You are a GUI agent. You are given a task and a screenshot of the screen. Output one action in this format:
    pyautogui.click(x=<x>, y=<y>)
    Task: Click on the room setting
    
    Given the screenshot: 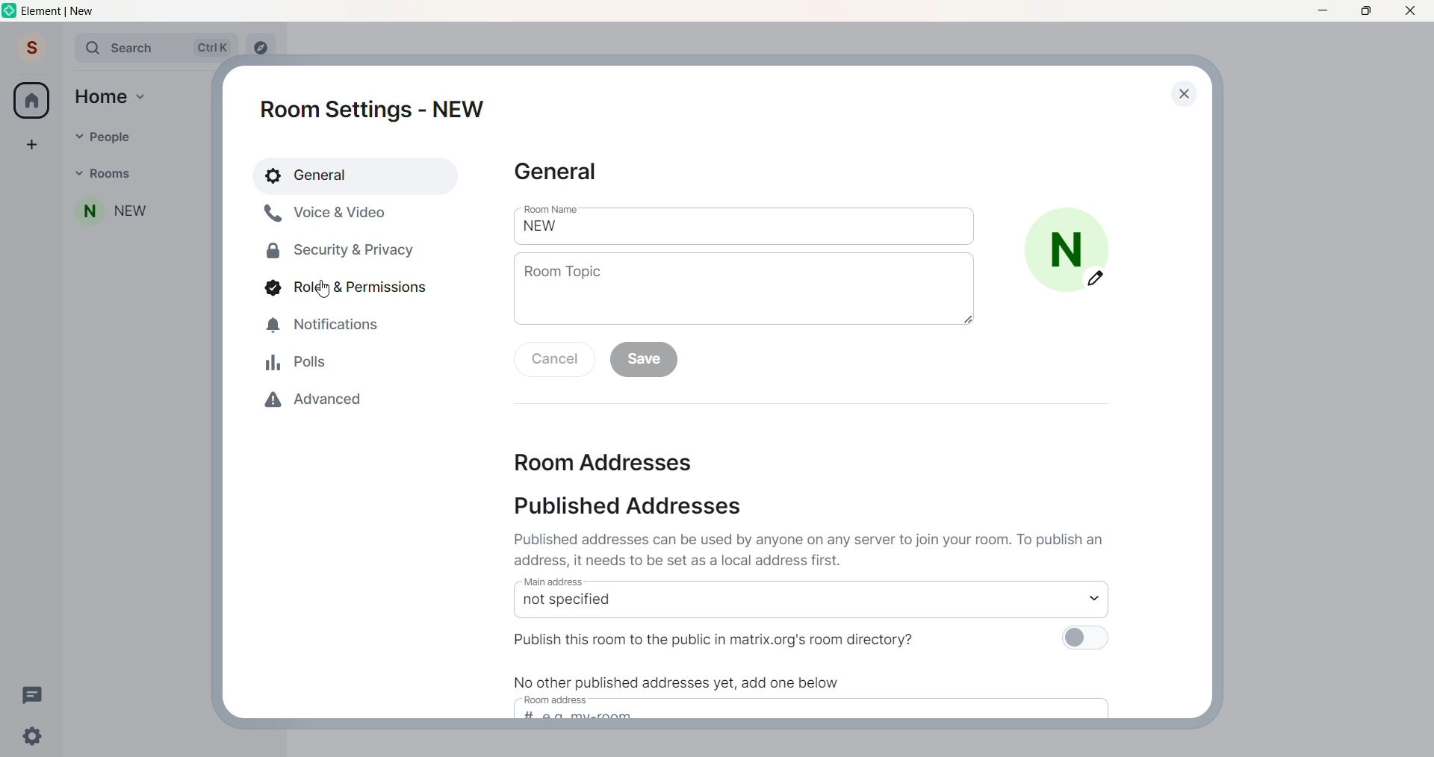 What is the action you would take?
    pyautogui.click(x=376, y=107)
    